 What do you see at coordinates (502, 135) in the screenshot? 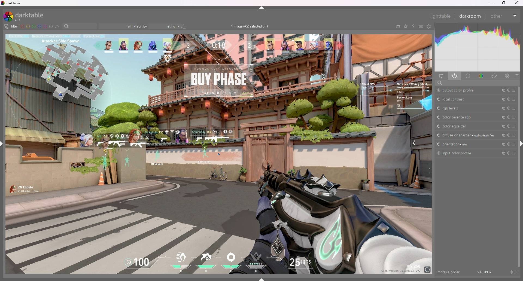
I see `multiple instances actions` at bounding box center [502, 135].